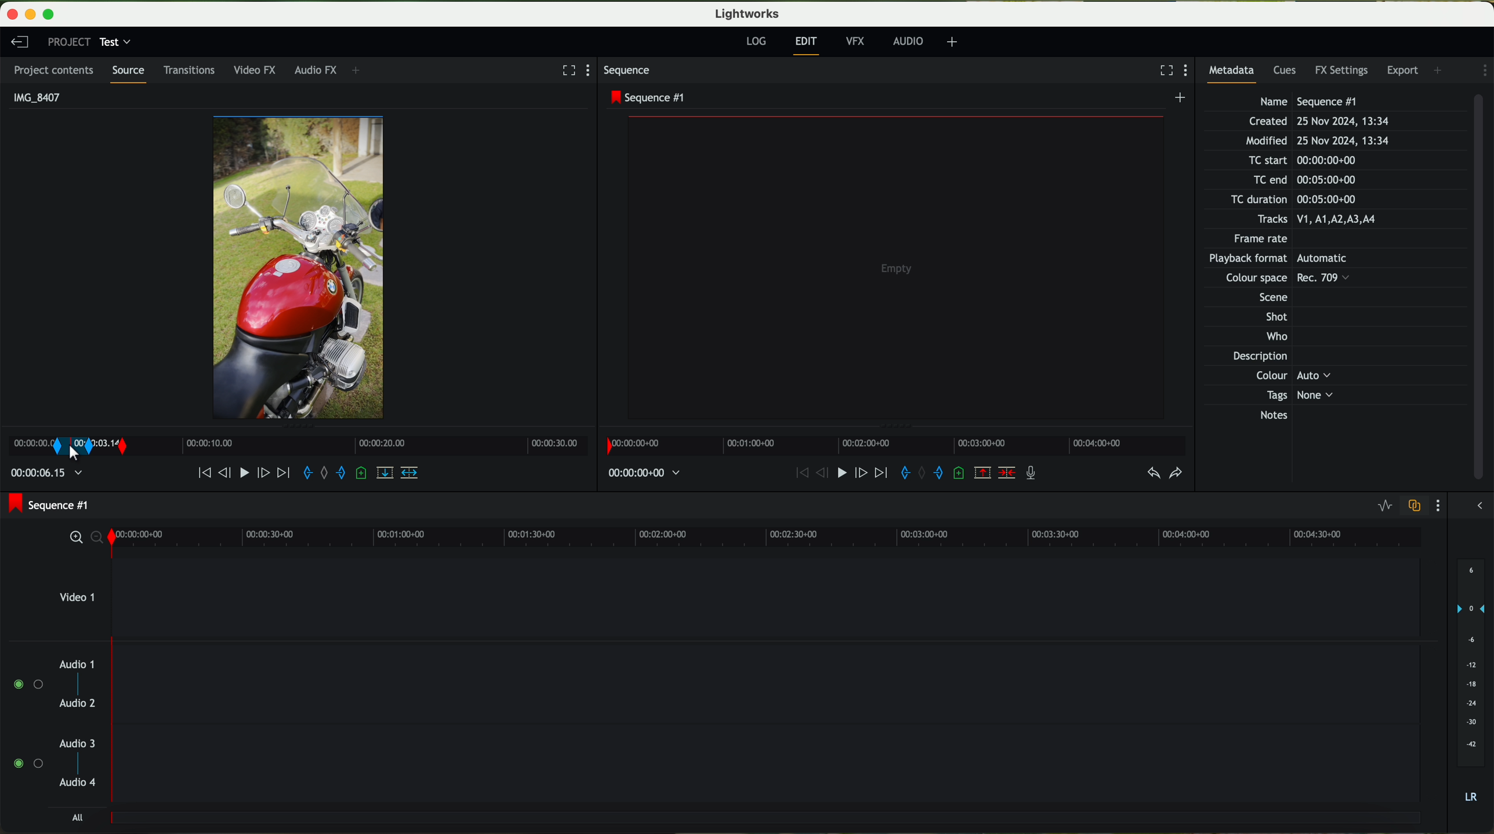 Image resolution: width=1494 pixels, height=834 pixels. Describe the element at coordinates (132, 74) in the screenshot. I see `source` at that location.